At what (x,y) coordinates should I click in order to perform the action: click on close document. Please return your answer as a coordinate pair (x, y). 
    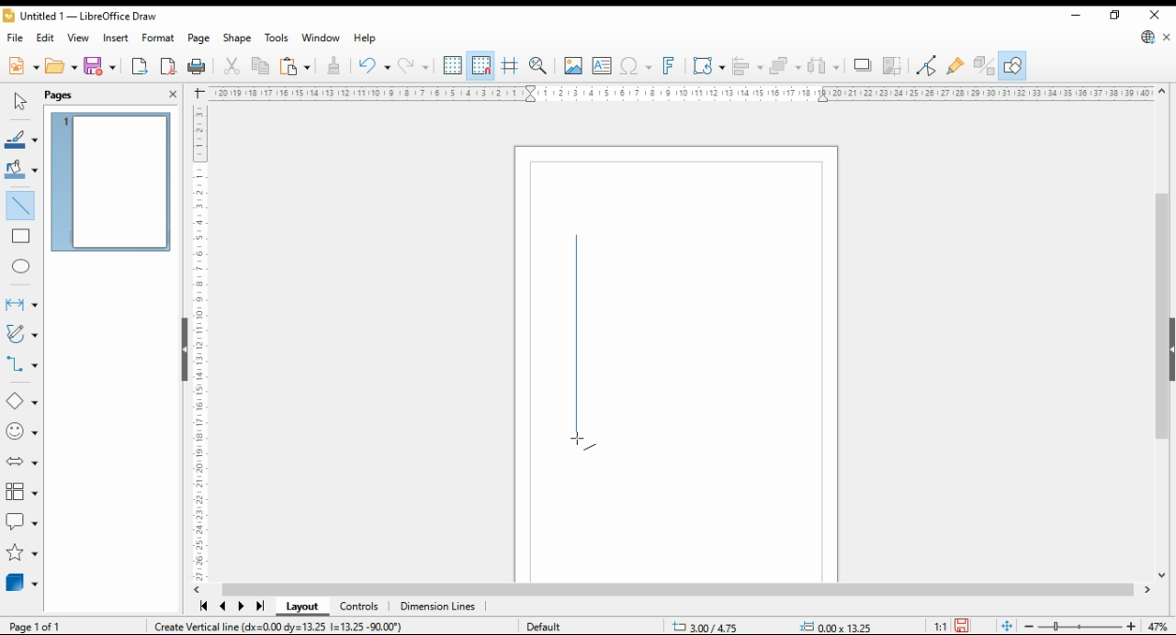
    Looking at the image, I should click on (1167, 38).